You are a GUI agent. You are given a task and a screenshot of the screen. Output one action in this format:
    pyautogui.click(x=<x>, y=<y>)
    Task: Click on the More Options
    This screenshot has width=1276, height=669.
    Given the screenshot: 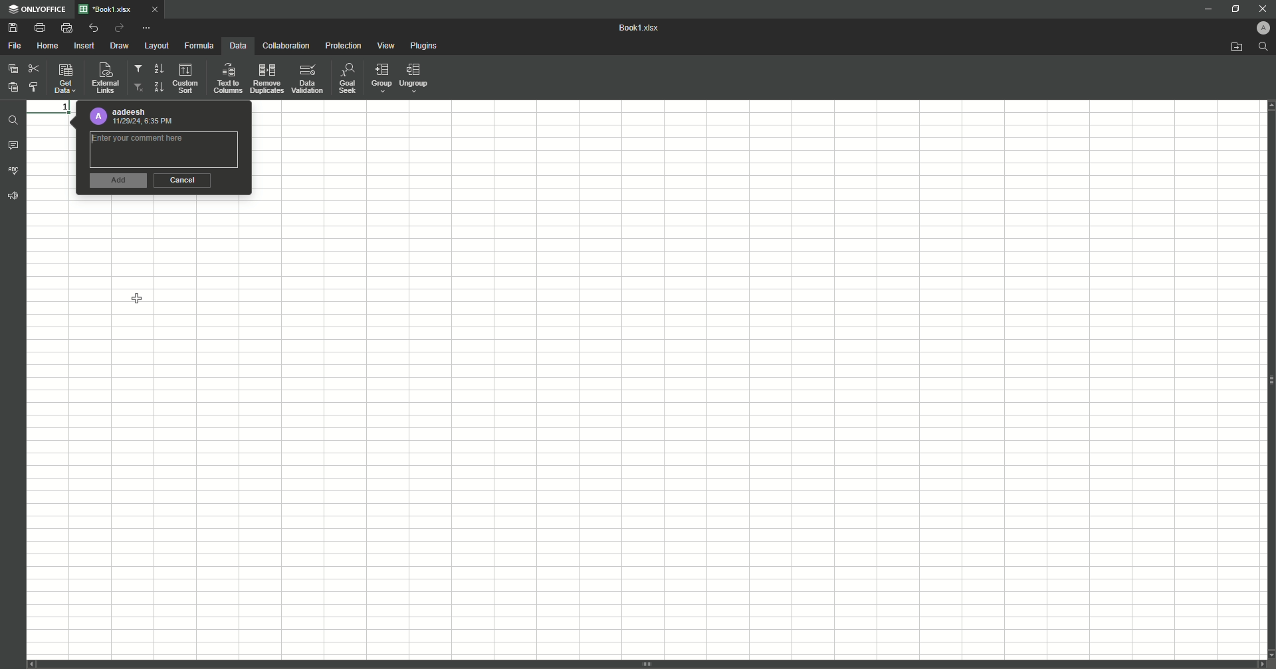 What is the action you would take?
    pyautogui.click(x=148, y=27)
    